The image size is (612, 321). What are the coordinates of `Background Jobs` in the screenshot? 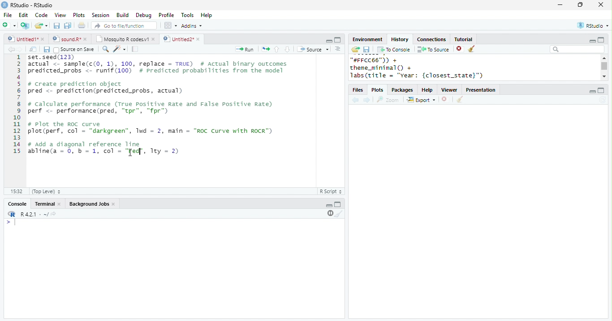 It's located at (89, 204).